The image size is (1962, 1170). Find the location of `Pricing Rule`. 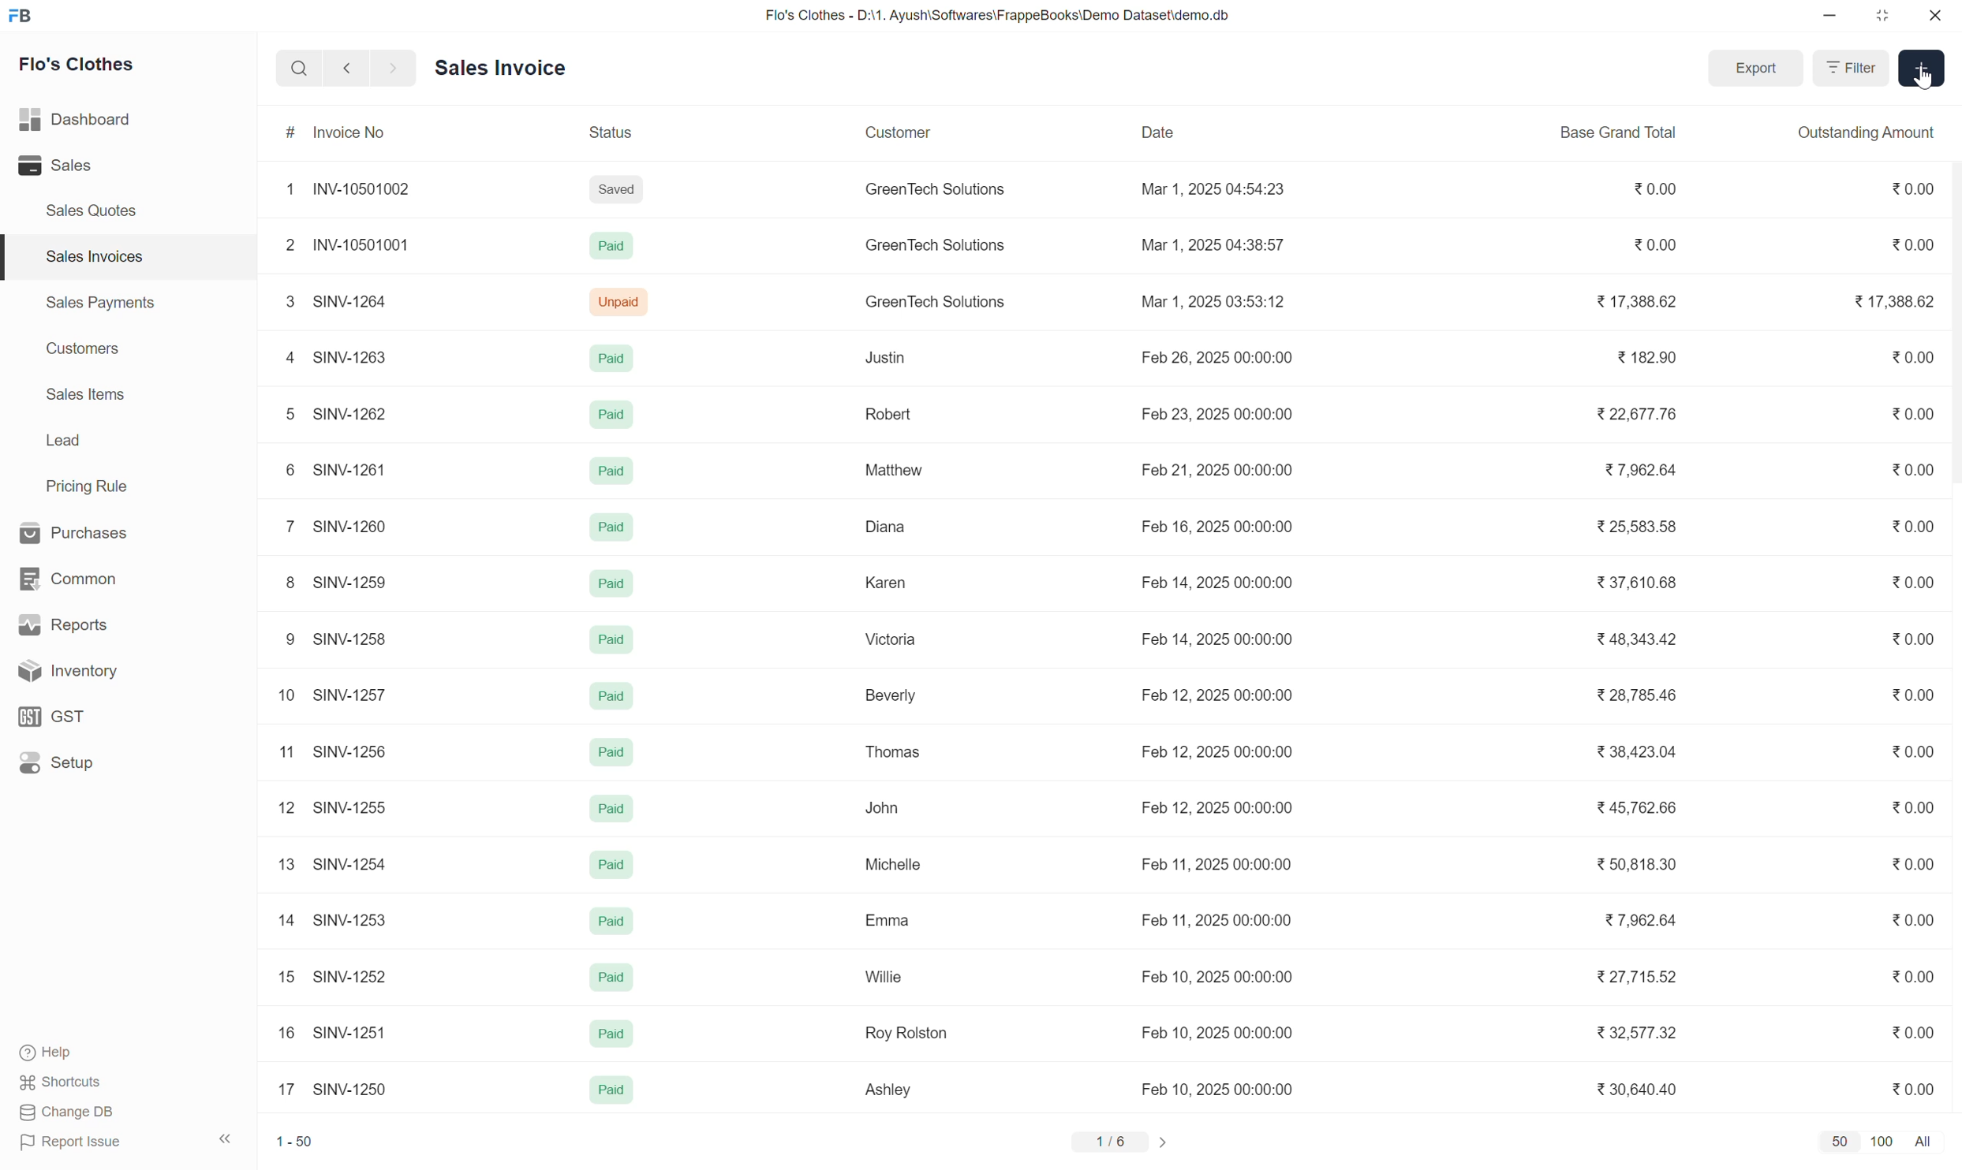

Pricing Rule is located at coordinates (89, 486).